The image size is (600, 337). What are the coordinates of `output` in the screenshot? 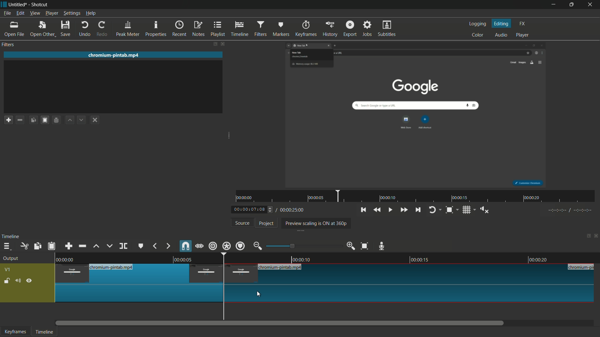 It's located at (12, 259).